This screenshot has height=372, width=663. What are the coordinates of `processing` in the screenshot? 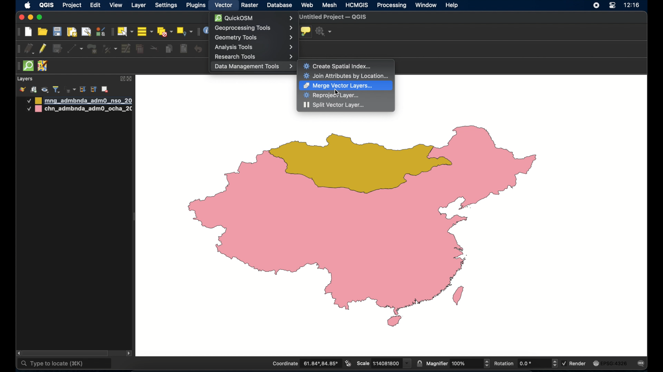 It's located at (392, 6).